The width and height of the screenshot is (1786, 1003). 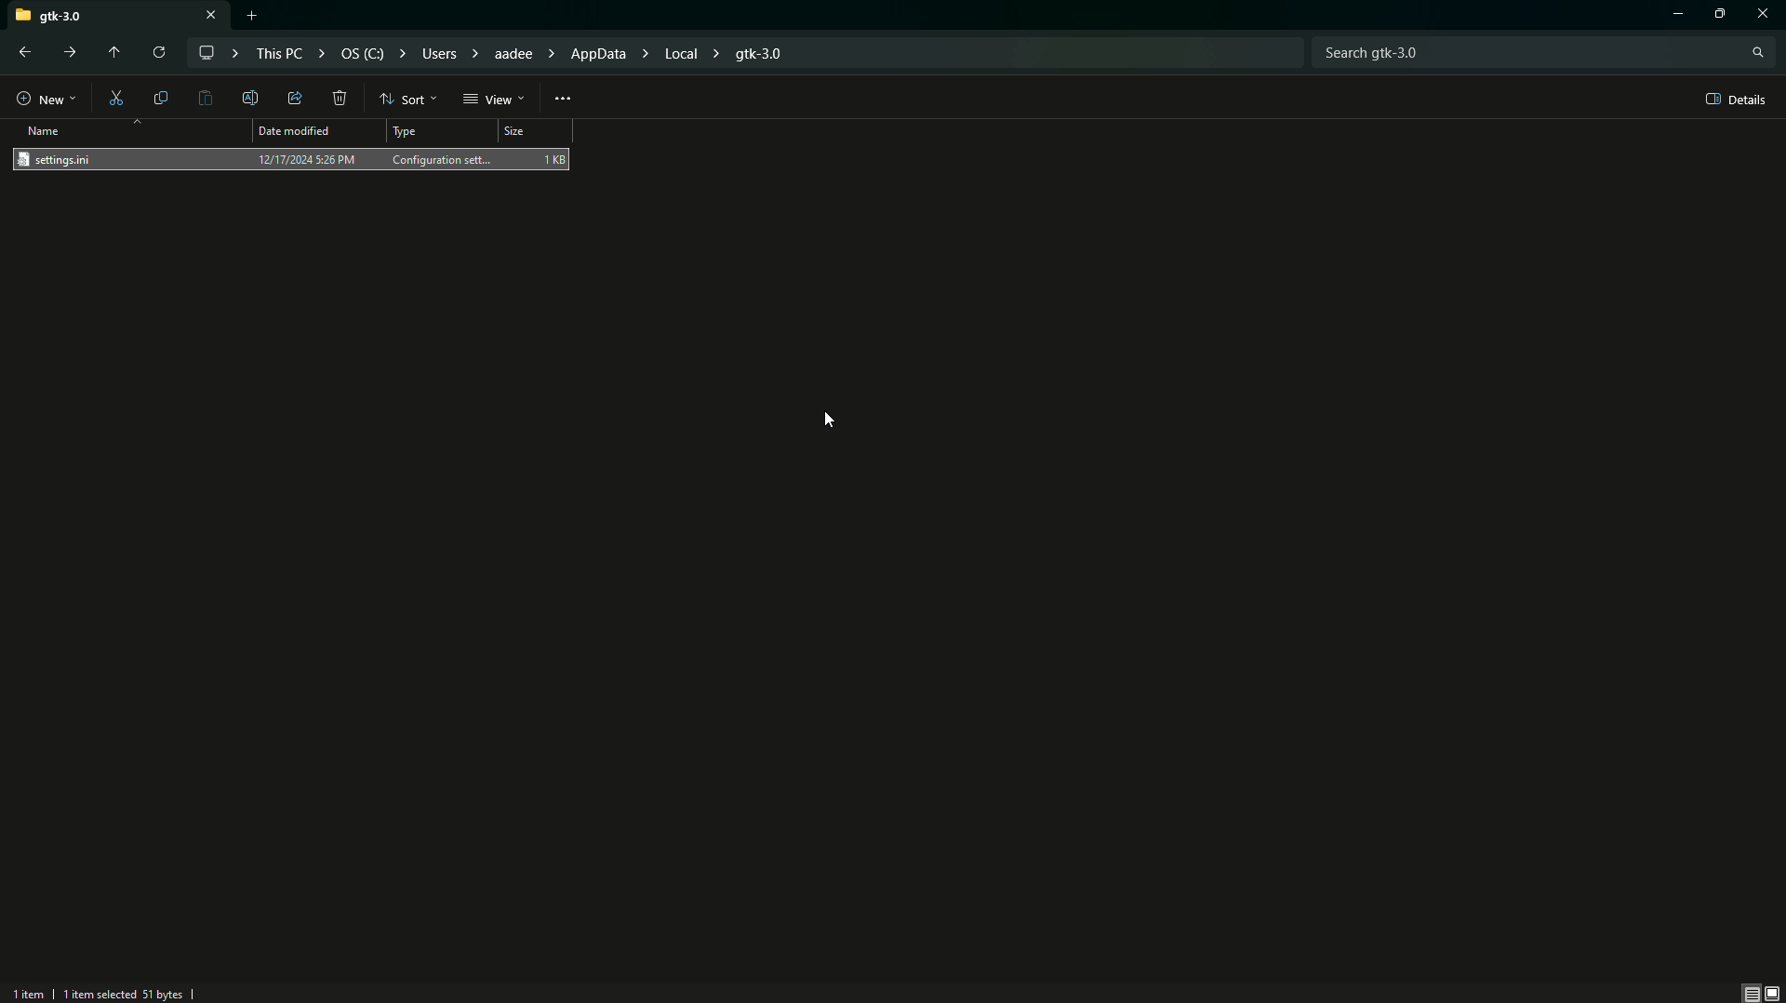 I want to click on Paste, so click(x=207, y=100).